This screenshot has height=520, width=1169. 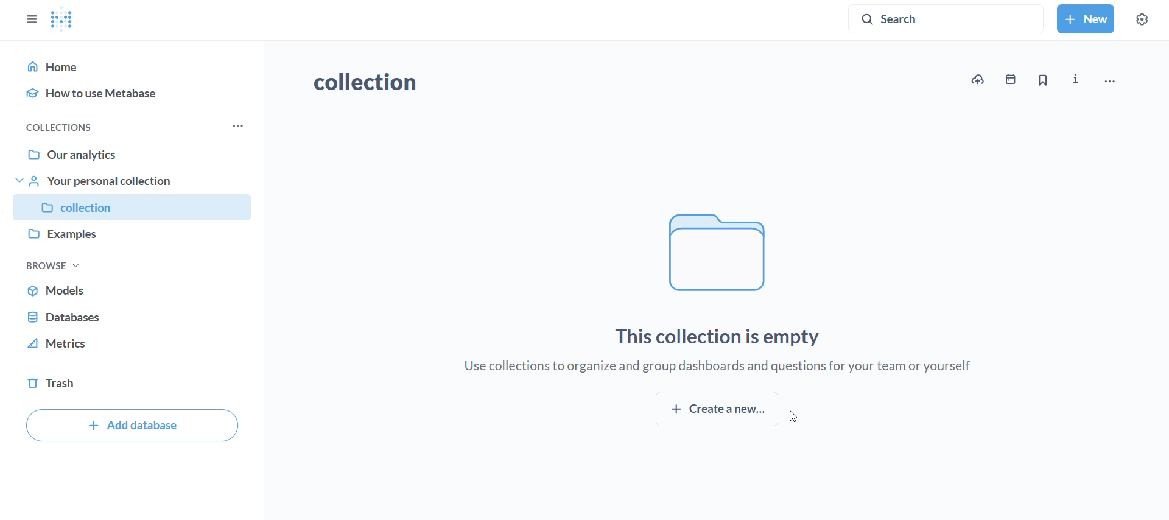 I want to click on home, so click(x=132, y=66).